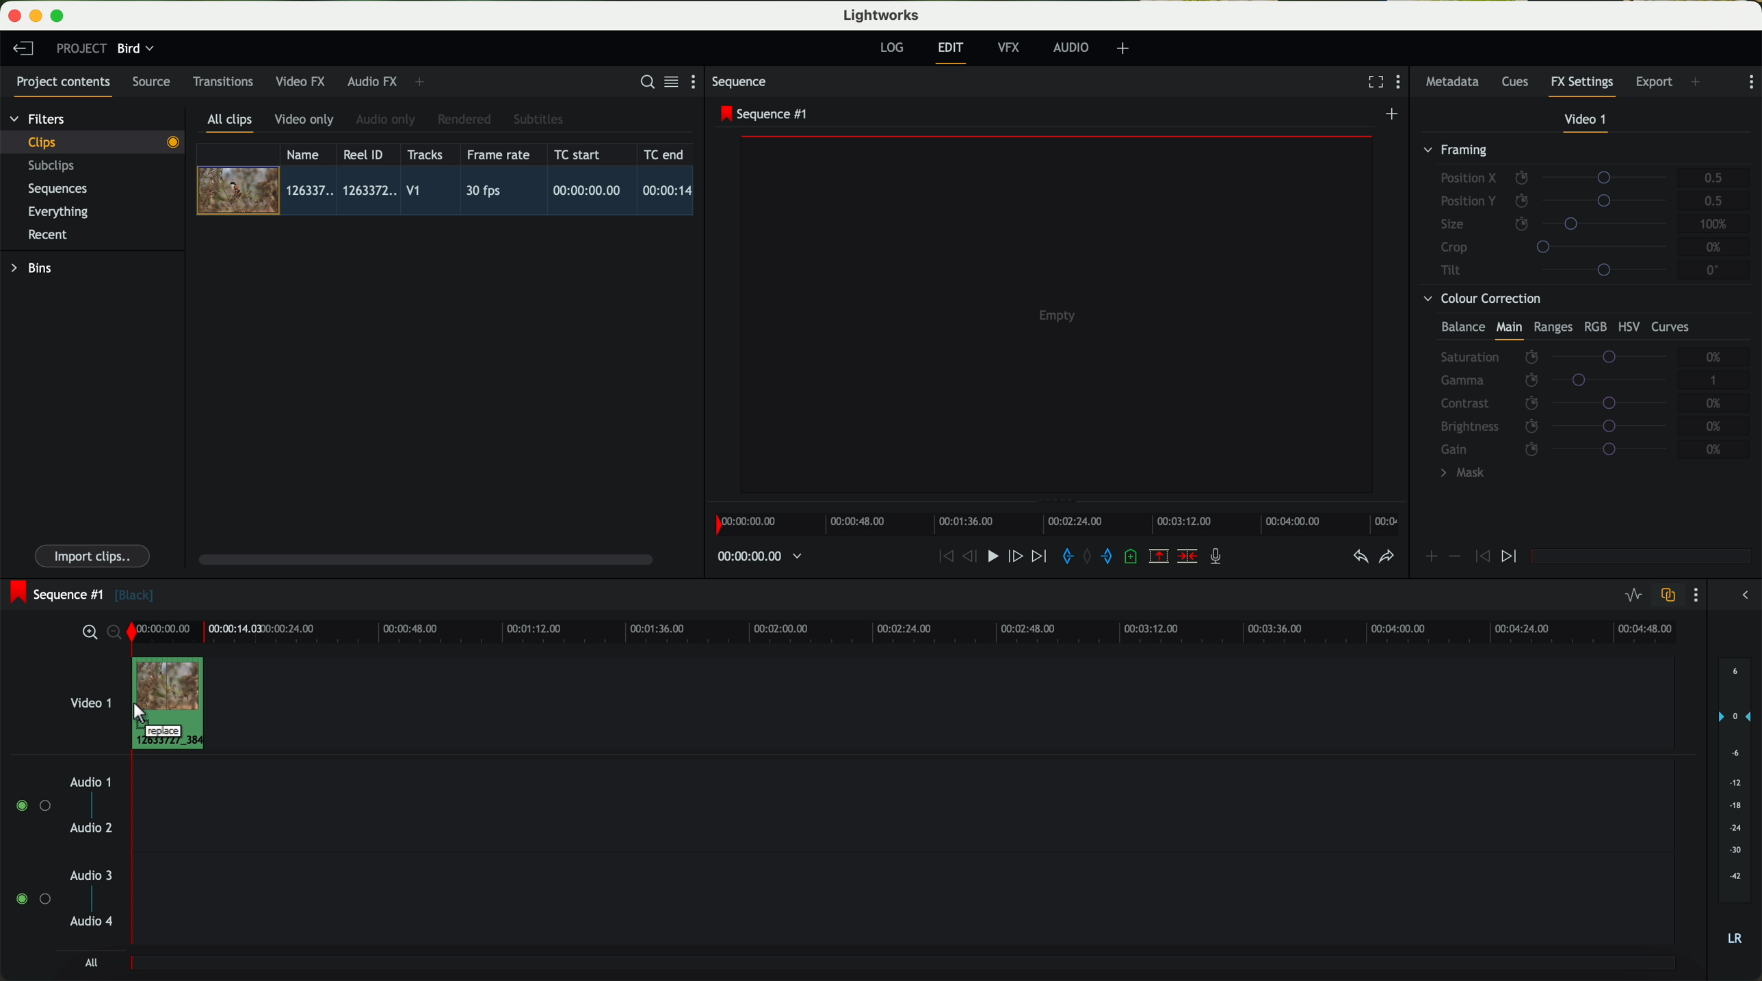 The width and height of the screenshot is (1762, 981). Describe the element at coordinates (38, 16) in the screenshot. I see `minimize program` at that location.